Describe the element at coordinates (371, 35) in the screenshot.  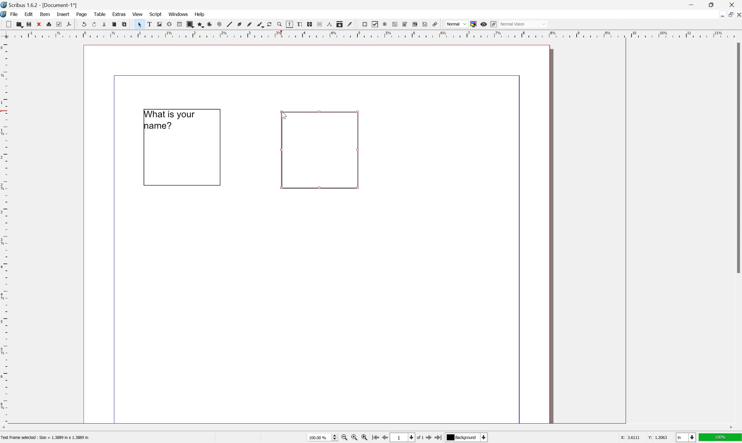
I see `ruler` at that location.